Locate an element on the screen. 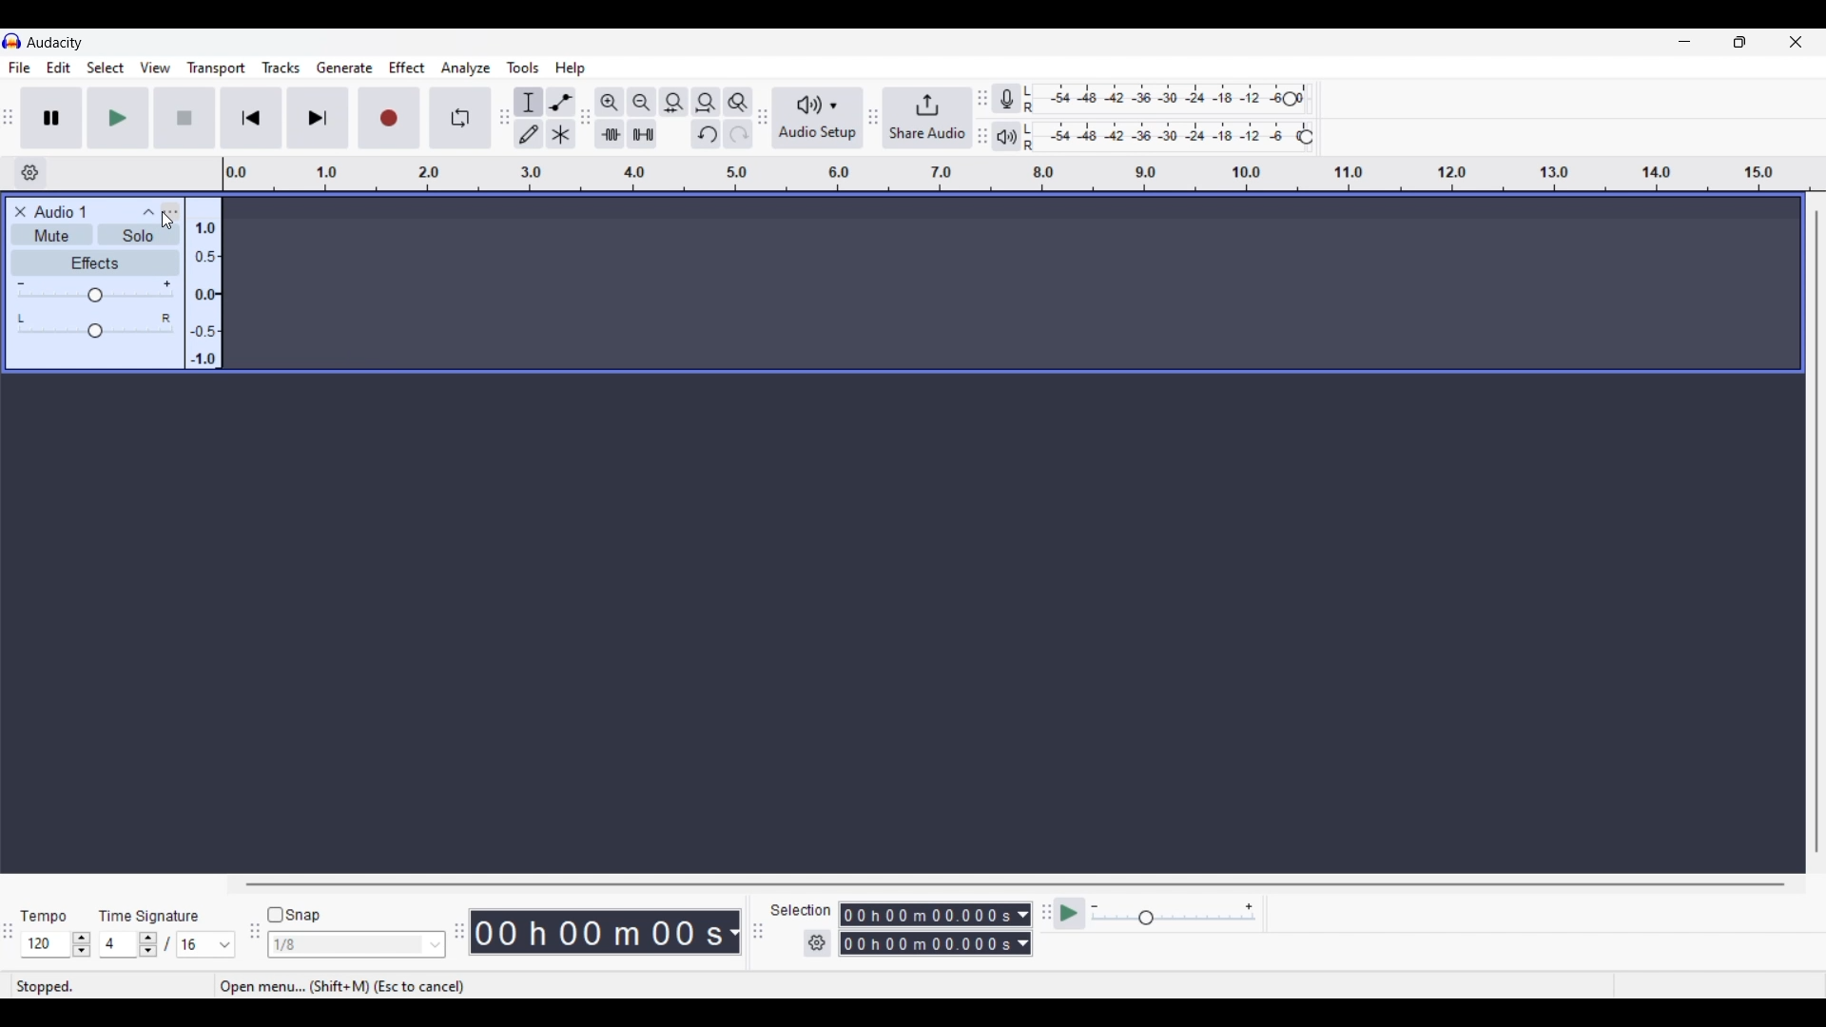 This screenshot has width=1826, height=1027. Zoom in is located at coordinates (609, 102).